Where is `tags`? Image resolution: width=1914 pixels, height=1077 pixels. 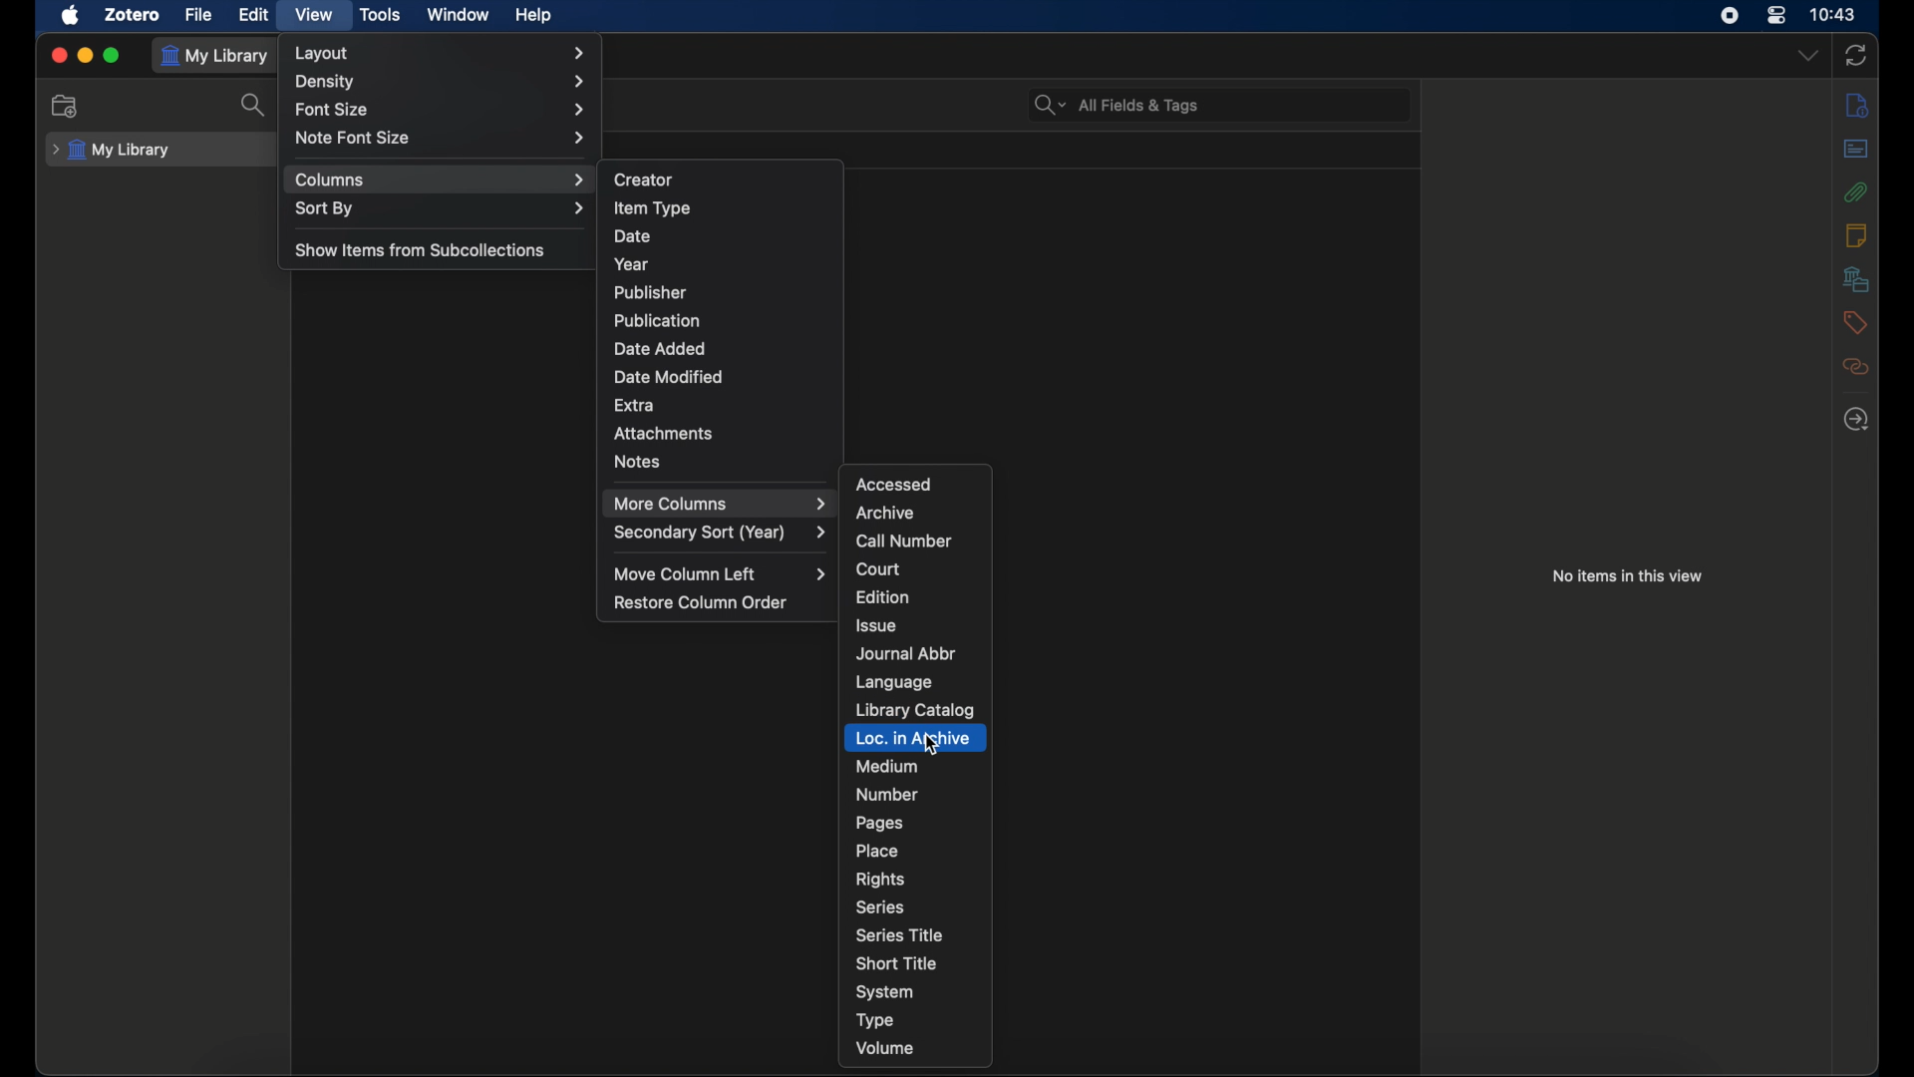
tags is located at coordinates (1855, 321).